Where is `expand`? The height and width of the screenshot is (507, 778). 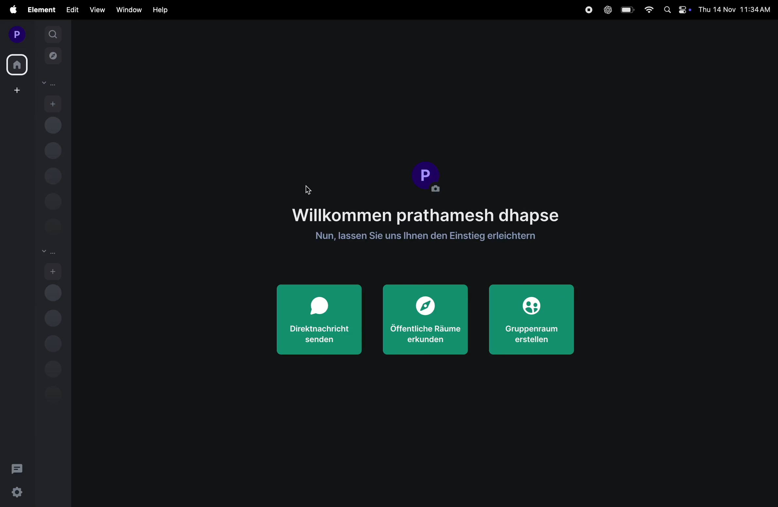
expand is located at coordinates (35, 34).